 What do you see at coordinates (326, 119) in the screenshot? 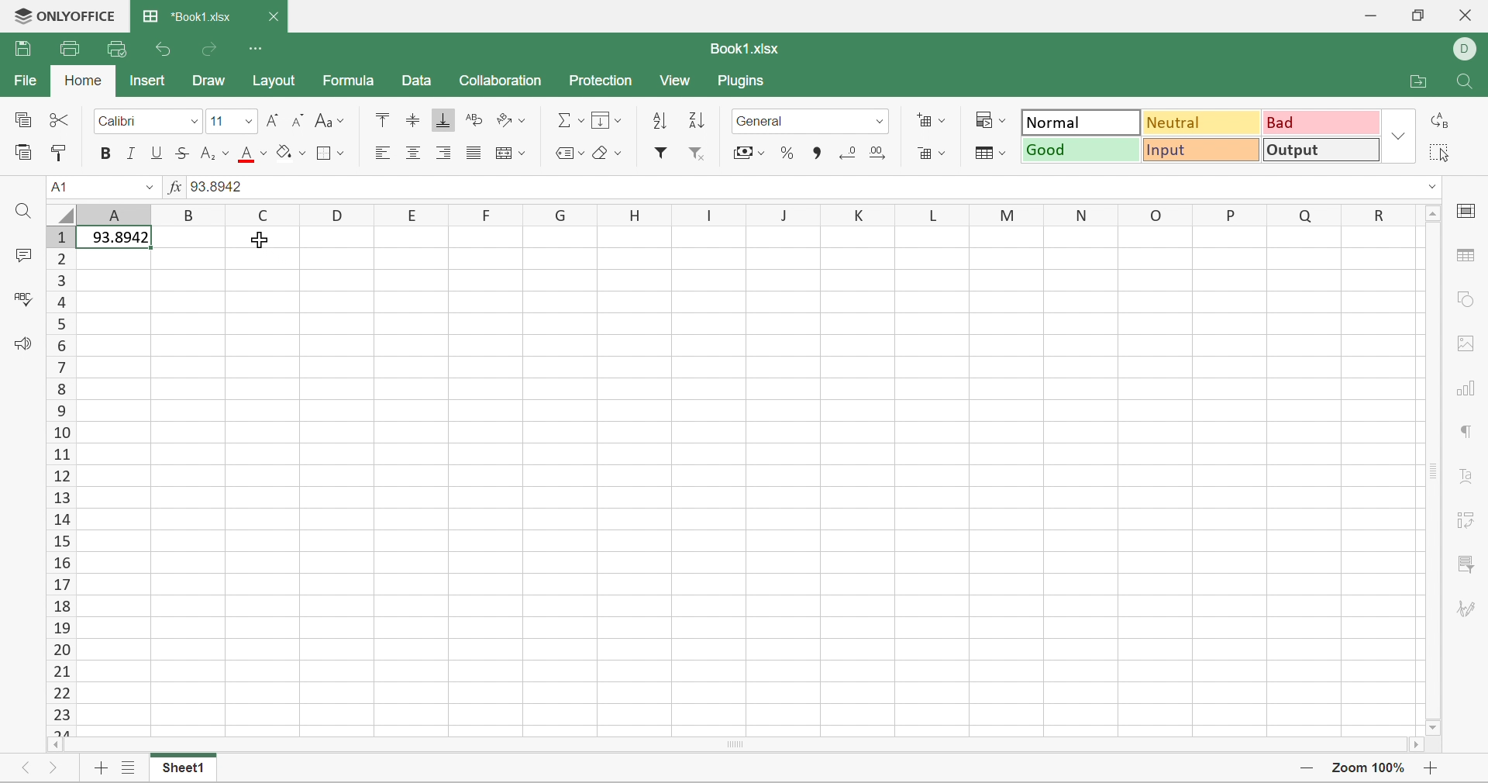
I see `Change case` at bounding box center [326, 119].